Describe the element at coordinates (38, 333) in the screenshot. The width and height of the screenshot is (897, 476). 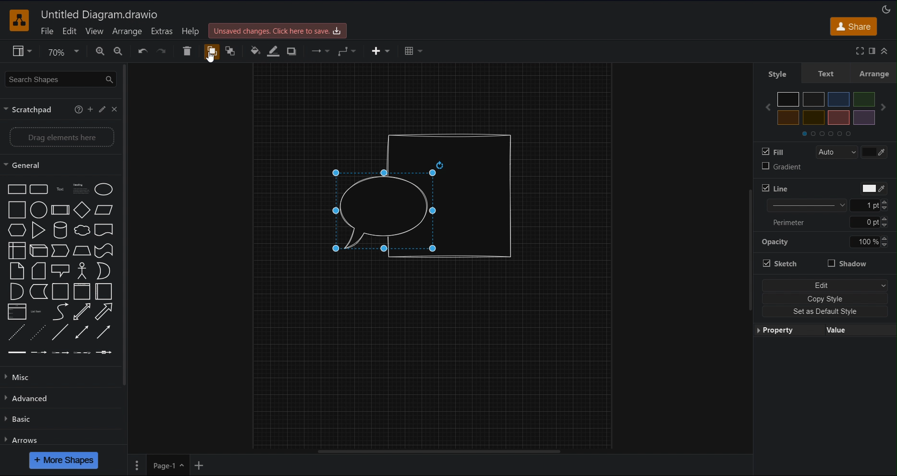
I see `Dotted line` at that location.